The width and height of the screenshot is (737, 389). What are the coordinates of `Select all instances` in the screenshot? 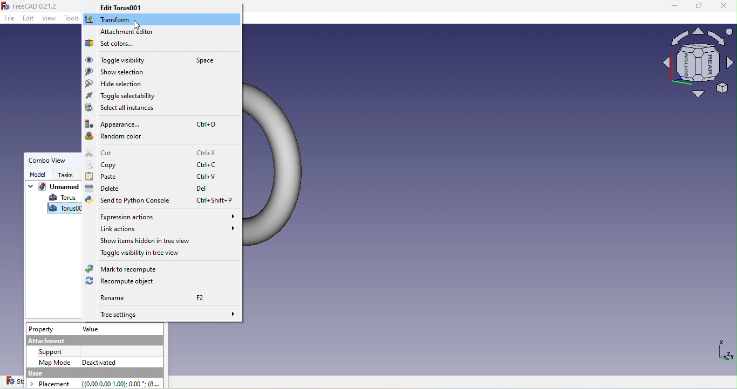 It's located at (122, 108).